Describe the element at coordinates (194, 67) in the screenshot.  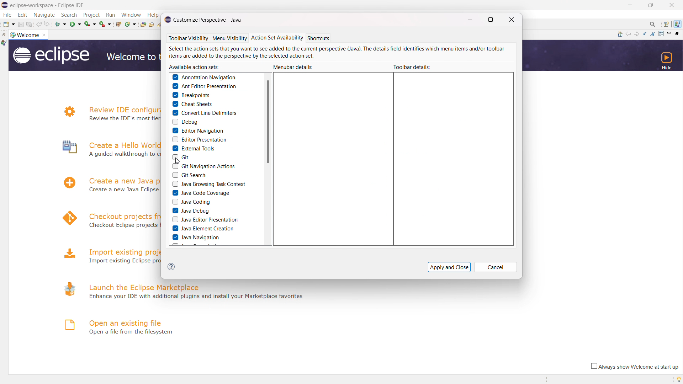
I see `available action sets` at that location.